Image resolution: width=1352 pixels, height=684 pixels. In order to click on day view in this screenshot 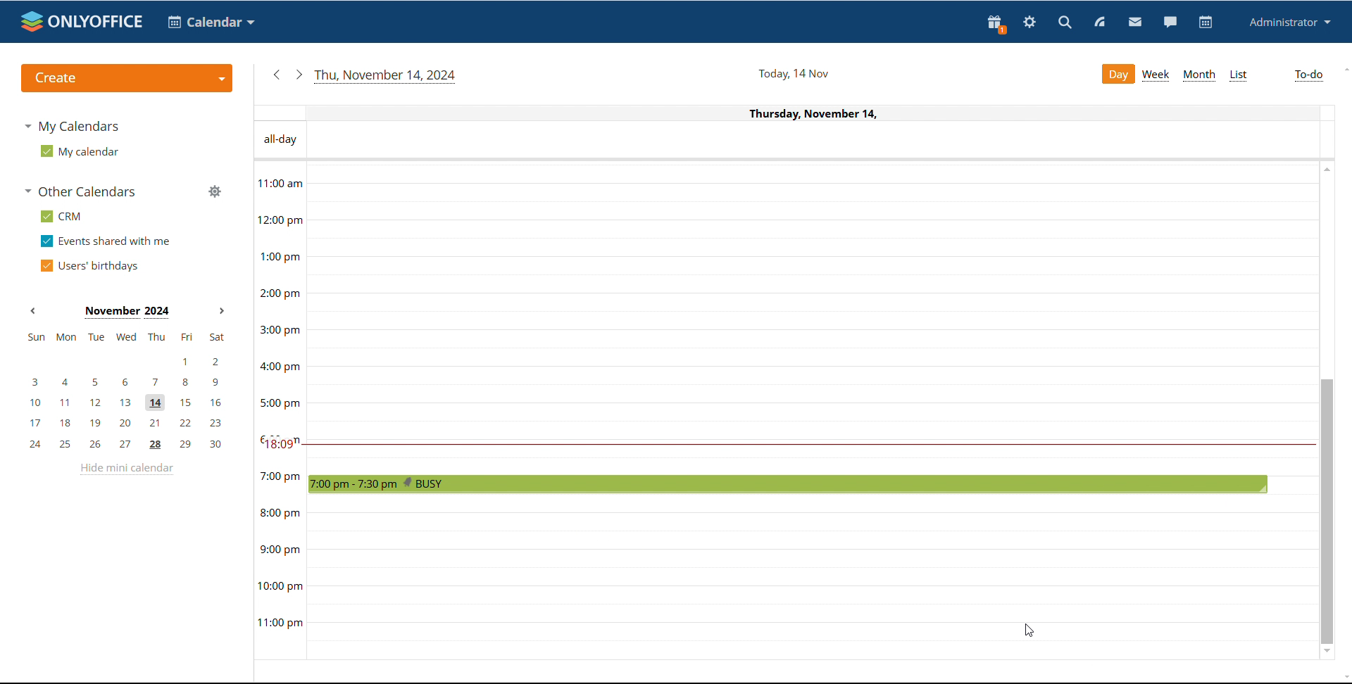, I will do `click(1118, 74)`.